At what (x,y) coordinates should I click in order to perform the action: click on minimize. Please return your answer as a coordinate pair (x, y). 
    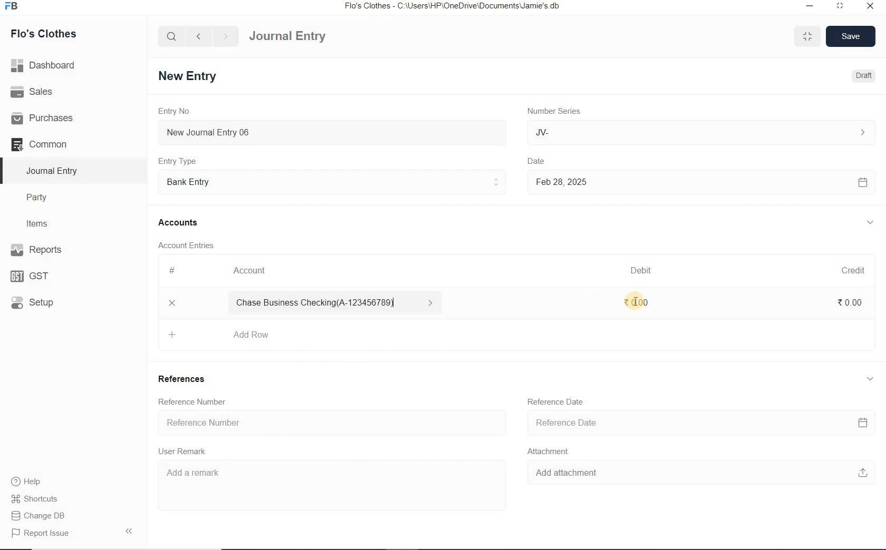
    Looking at the image, I should click on (808, 5).